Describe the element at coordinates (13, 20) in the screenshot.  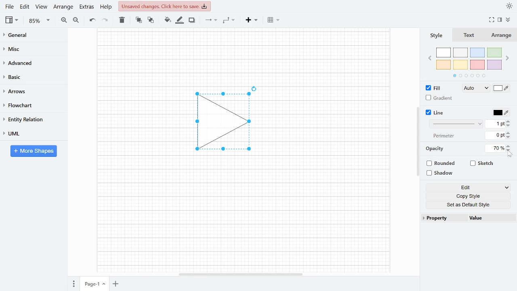
I see `View` at that location.